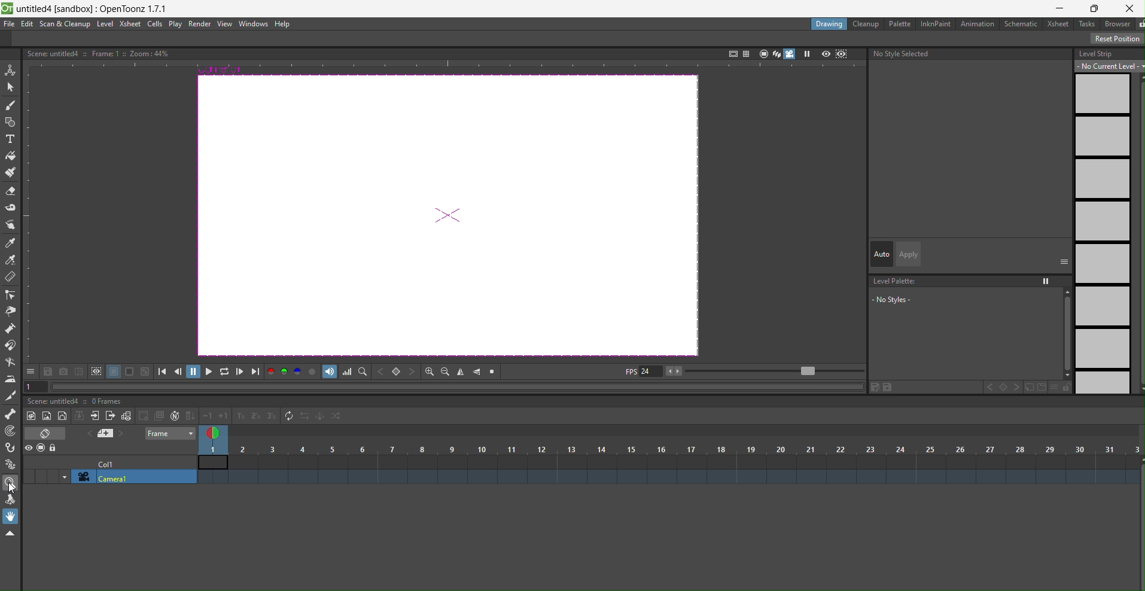 The height and width of the screenshot is (591, 1145). What do you see at coordinates (809, 54) in the screenshot?
I see `play` at bounding box center [809, 54].